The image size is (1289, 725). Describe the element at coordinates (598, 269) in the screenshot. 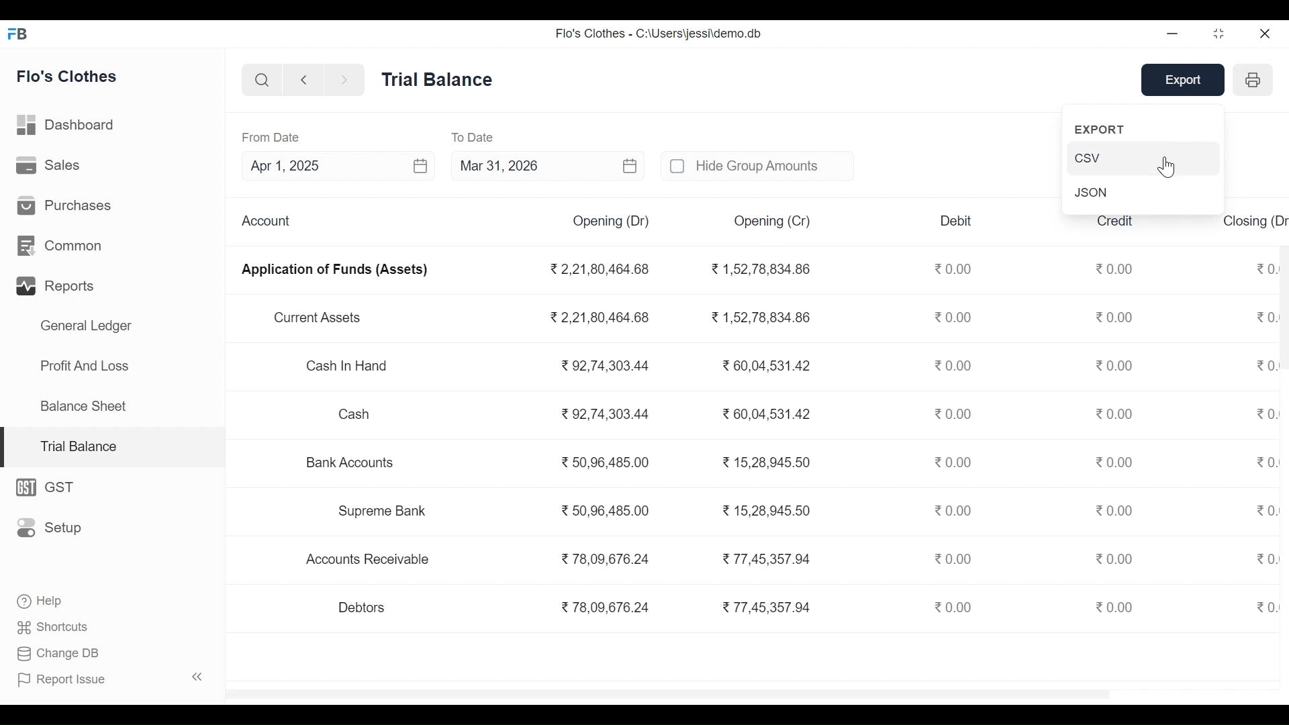

I see `2,21,80,464.68` at that location.